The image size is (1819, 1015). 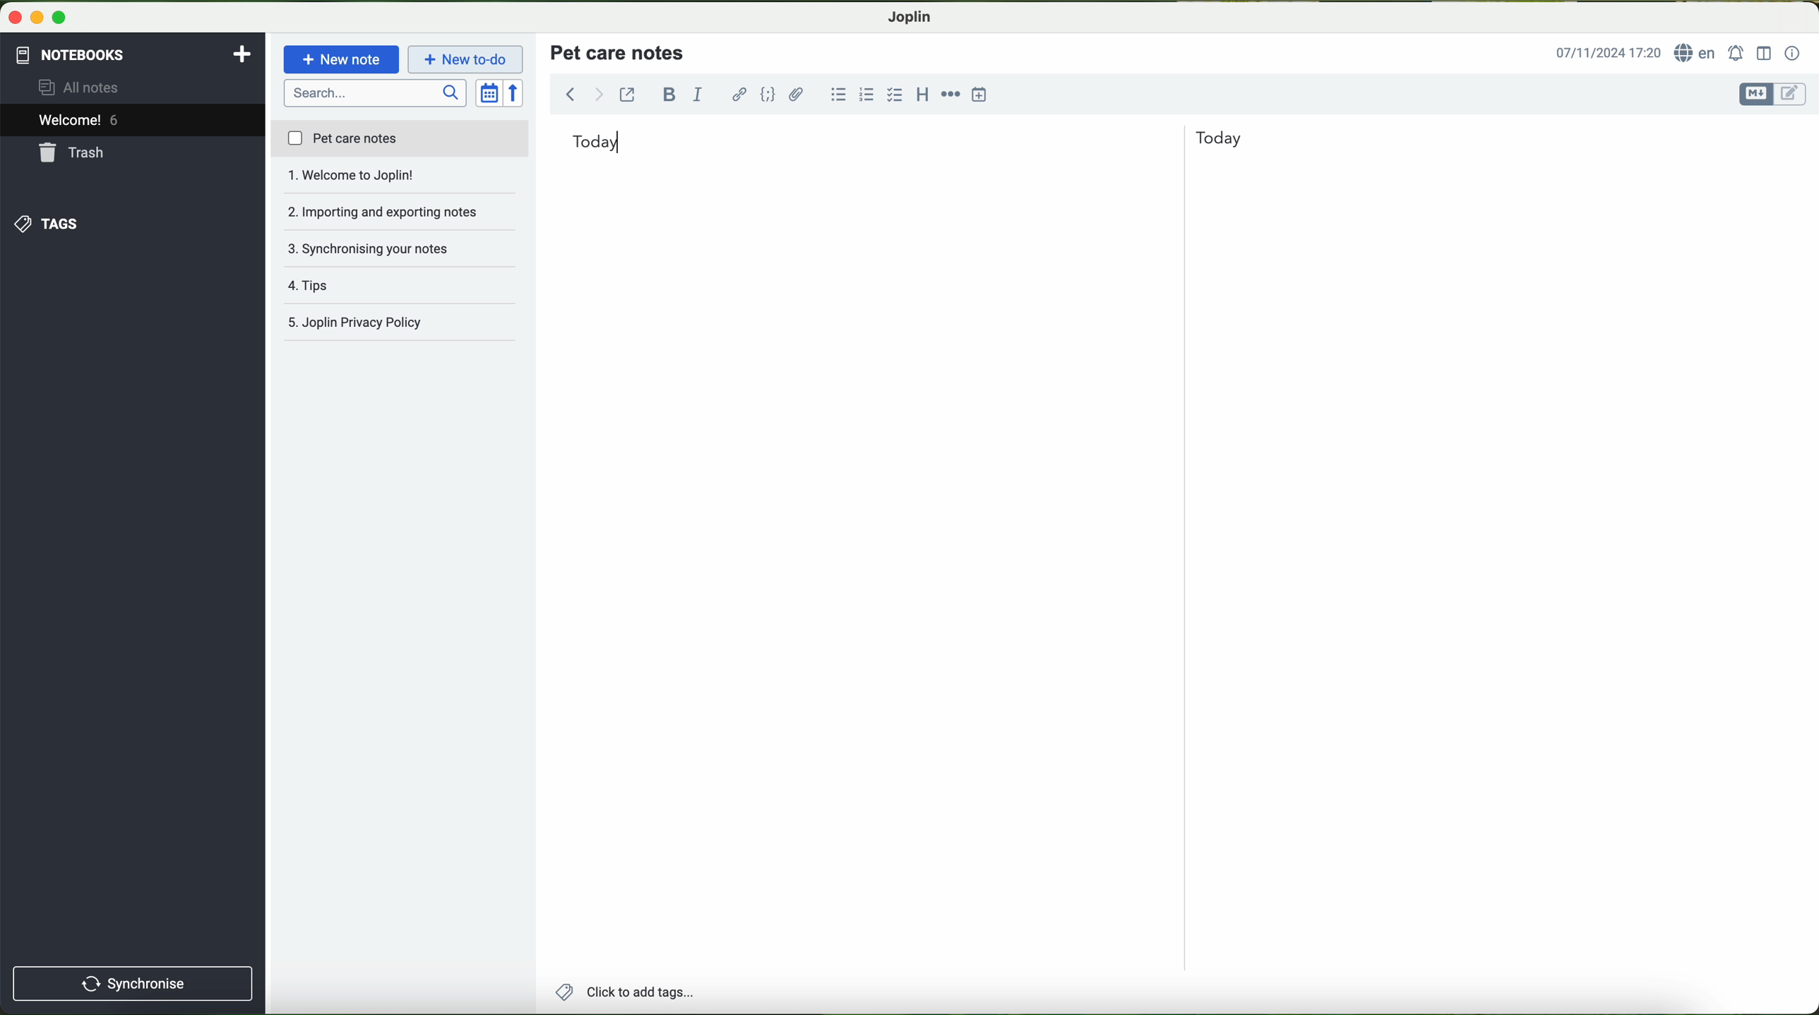 What do you see at coordinates (895, 95) in the screenshot?
I see `checkbox` at bounding box center [895, 95].